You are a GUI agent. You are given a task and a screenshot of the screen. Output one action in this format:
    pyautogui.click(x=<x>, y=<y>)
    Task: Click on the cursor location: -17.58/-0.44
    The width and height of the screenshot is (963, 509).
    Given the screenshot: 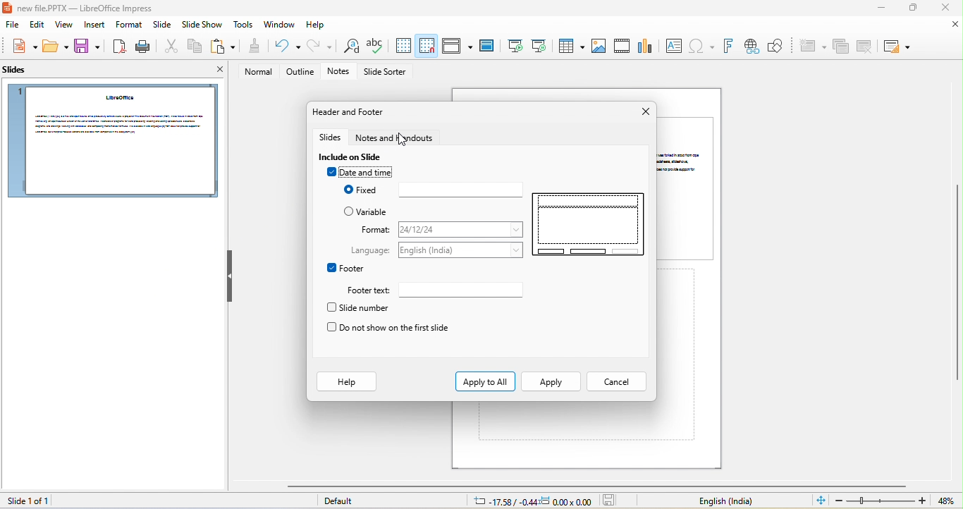 What is the action you would take?
    pyautogui.click(x=503, y=501)
    